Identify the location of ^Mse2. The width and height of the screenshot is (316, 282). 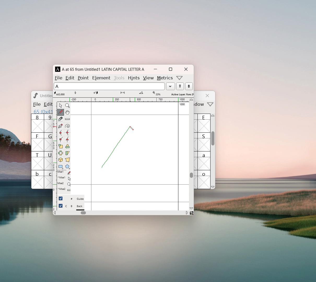
(64, 189).